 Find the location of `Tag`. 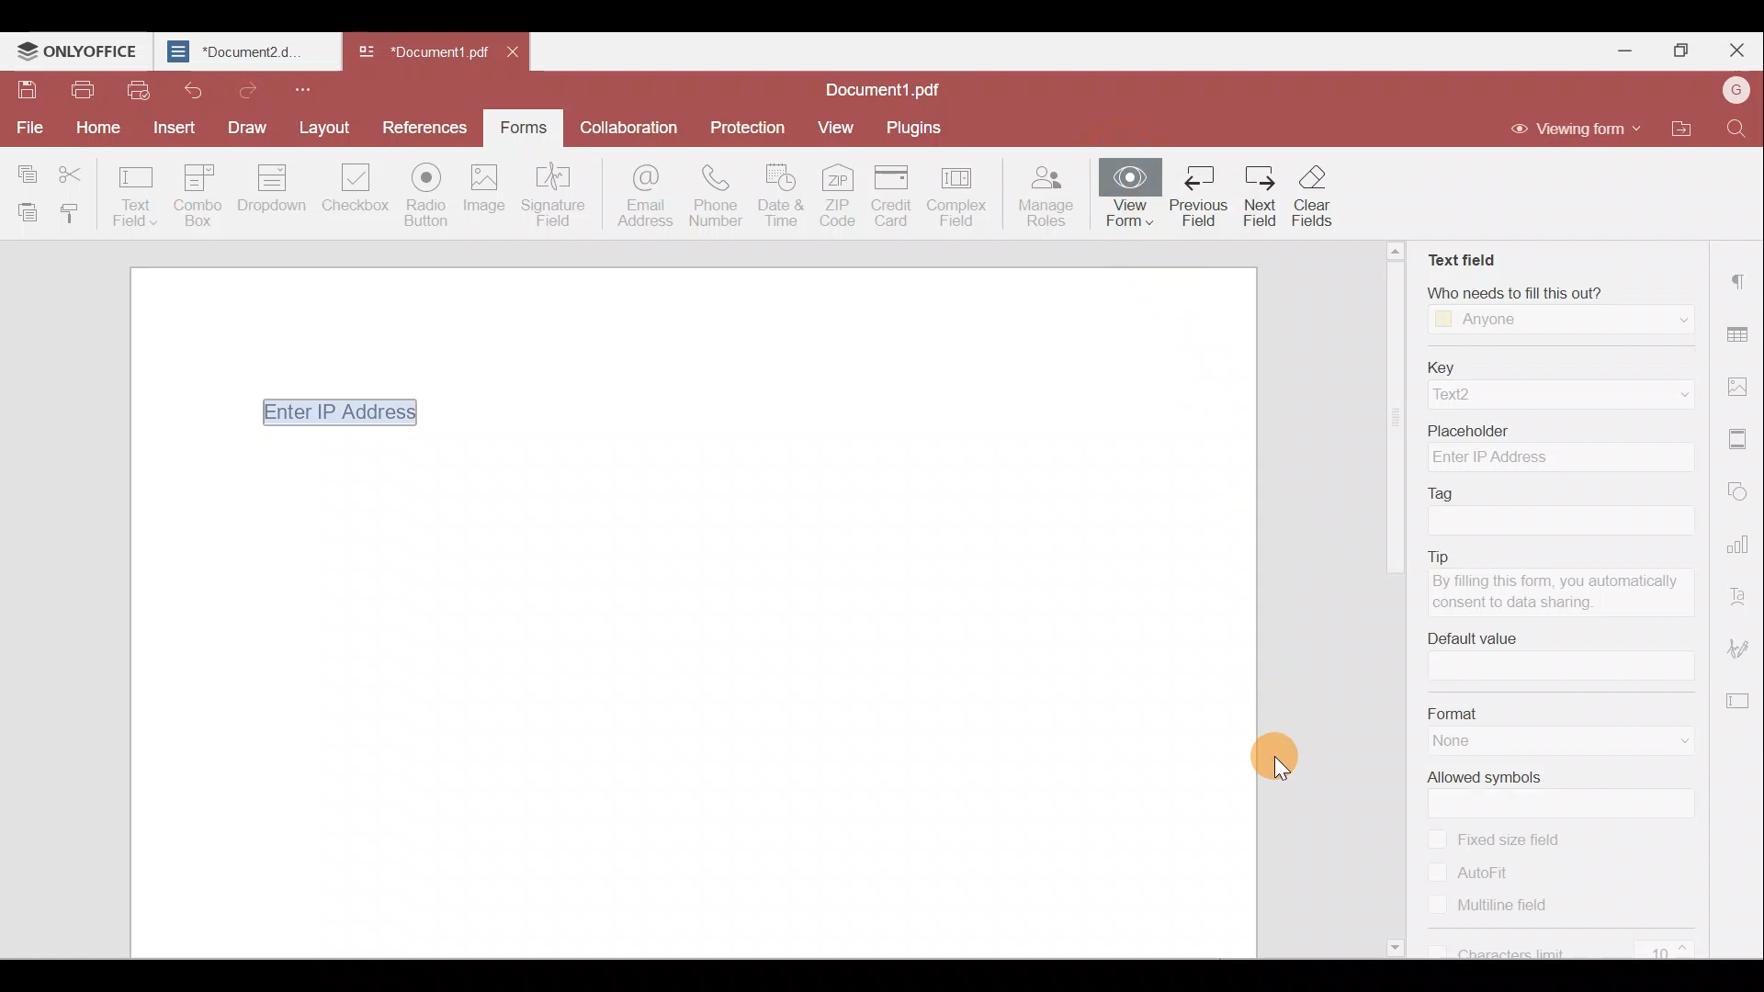

Tag is located at coordinates (1450, 491).